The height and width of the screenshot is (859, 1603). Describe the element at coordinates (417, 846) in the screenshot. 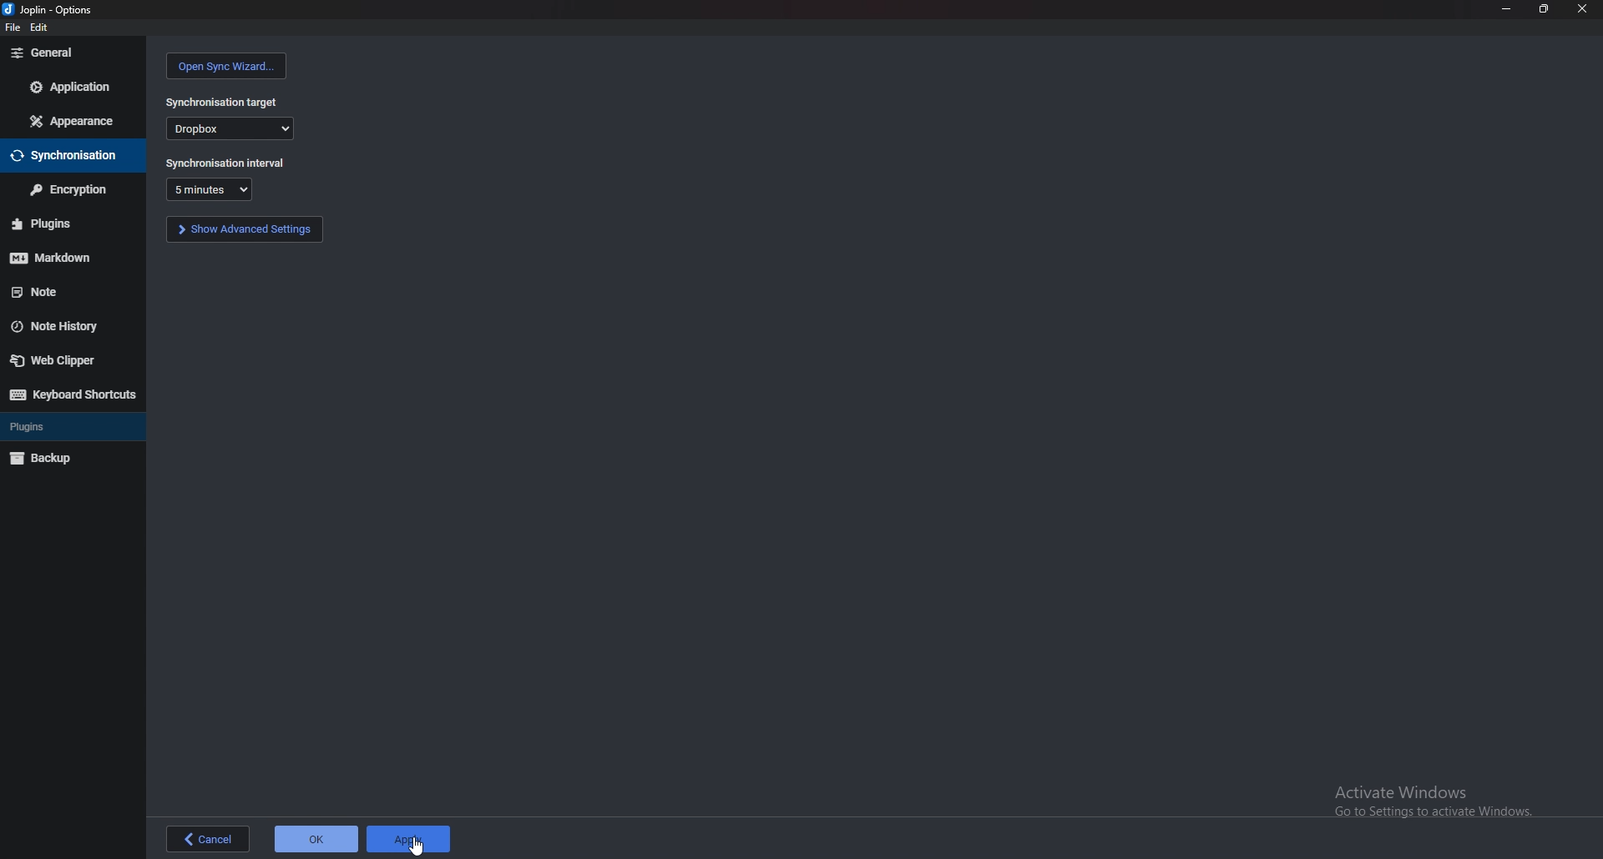

I see `cursor` at that location.